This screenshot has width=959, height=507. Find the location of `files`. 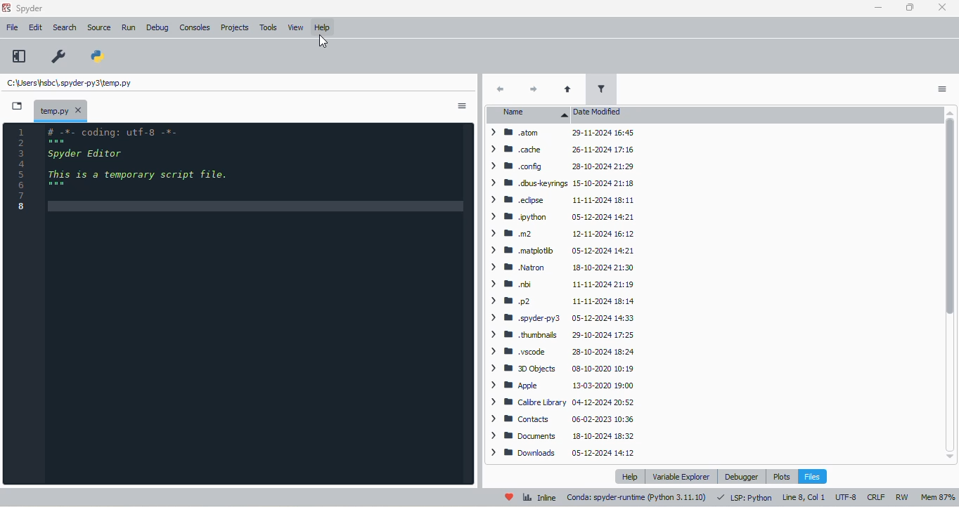

files is located at coordinates (813, 477).